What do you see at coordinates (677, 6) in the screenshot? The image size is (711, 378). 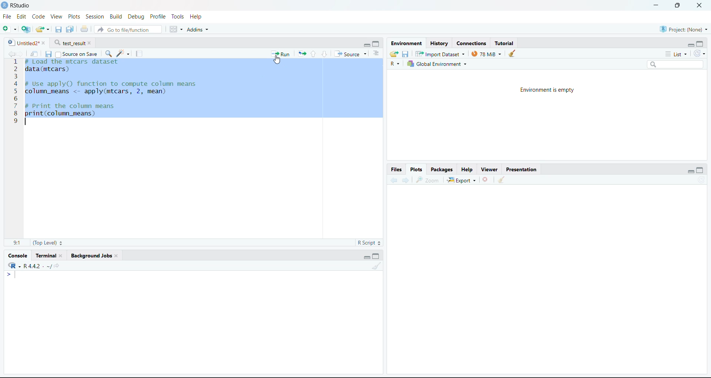 I see `Maximize` at bounding box center [677, 6].